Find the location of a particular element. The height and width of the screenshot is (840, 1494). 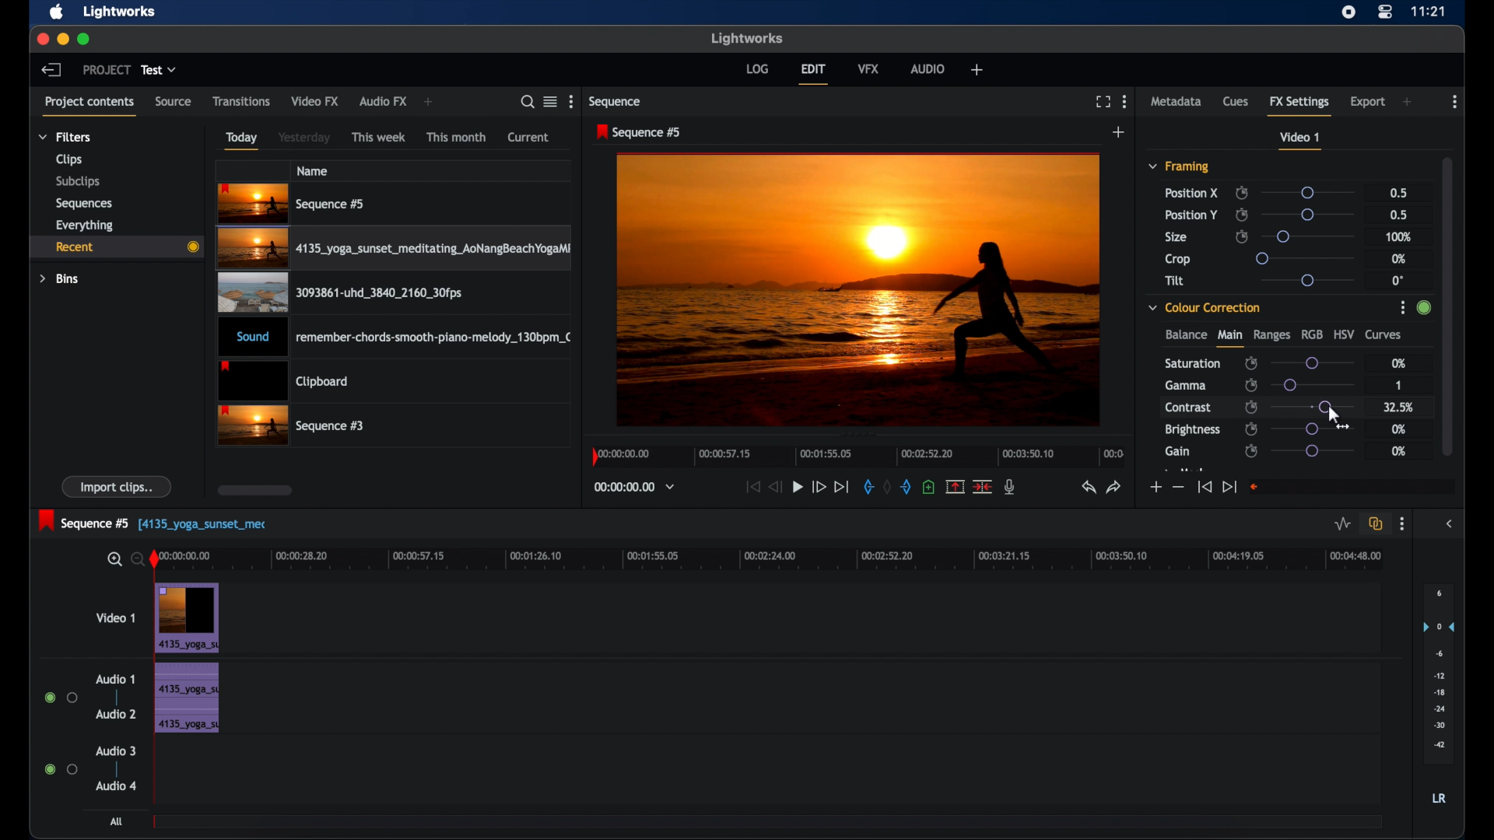

scrollbar is located at coordinates (1450, 304).